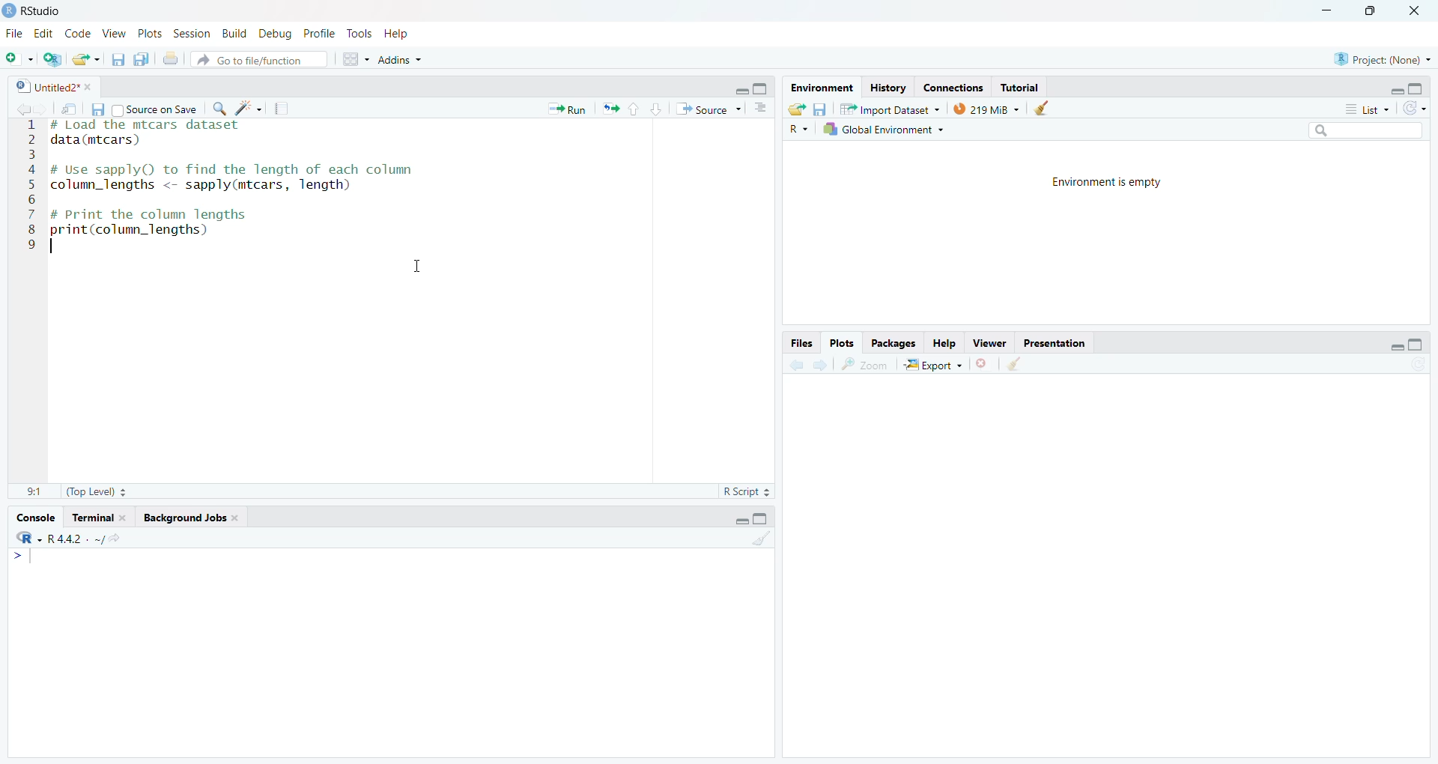  Describe the element at coordinates (763, 109) in the screenshot. I see `Show document outline` at that location.